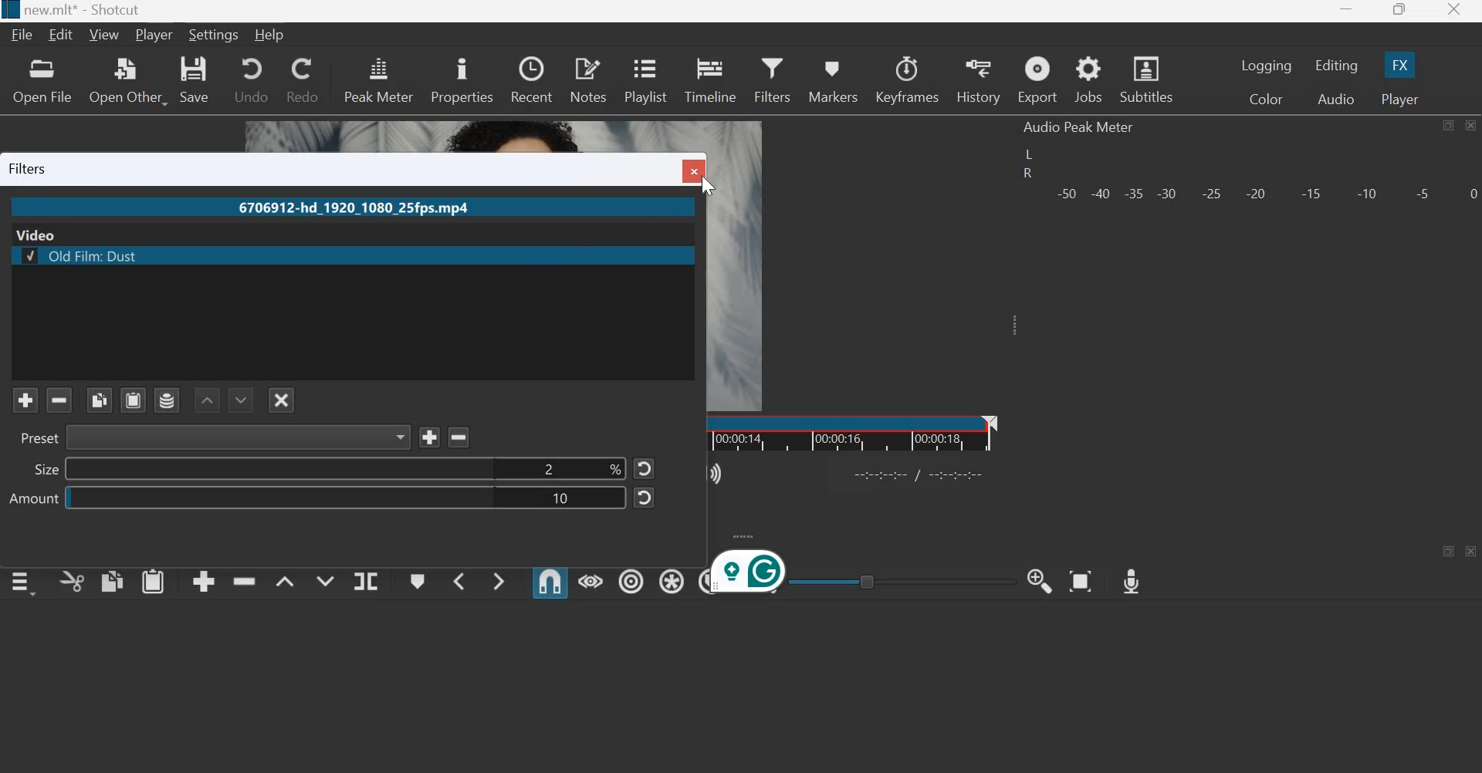 This screenshot has width=1482, height=773. What do you see at coordinates (100, 399) in the screenshot?
I see `copy checked filters` at bounding box center [100, 399].